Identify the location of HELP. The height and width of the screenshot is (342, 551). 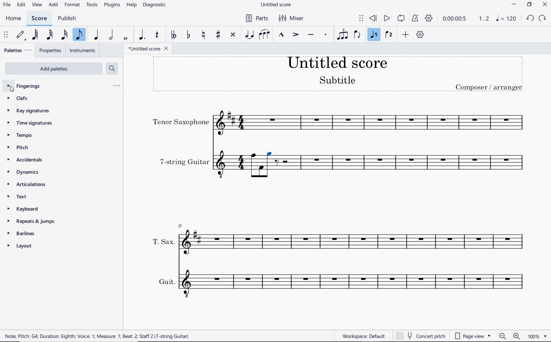
(131, 5).